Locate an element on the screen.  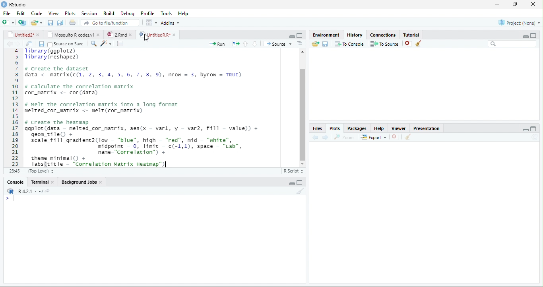
viewer is located at coordinates (398, 127).